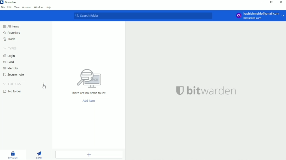  Describe the element at coordinates (11, 48) in the screenshot. I see `Types` at that location.